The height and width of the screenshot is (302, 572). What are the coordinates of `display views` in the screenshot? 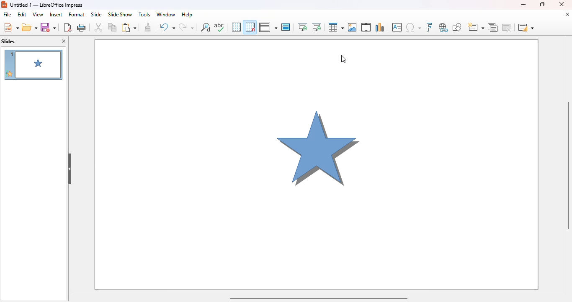 It's located at (268, 27).